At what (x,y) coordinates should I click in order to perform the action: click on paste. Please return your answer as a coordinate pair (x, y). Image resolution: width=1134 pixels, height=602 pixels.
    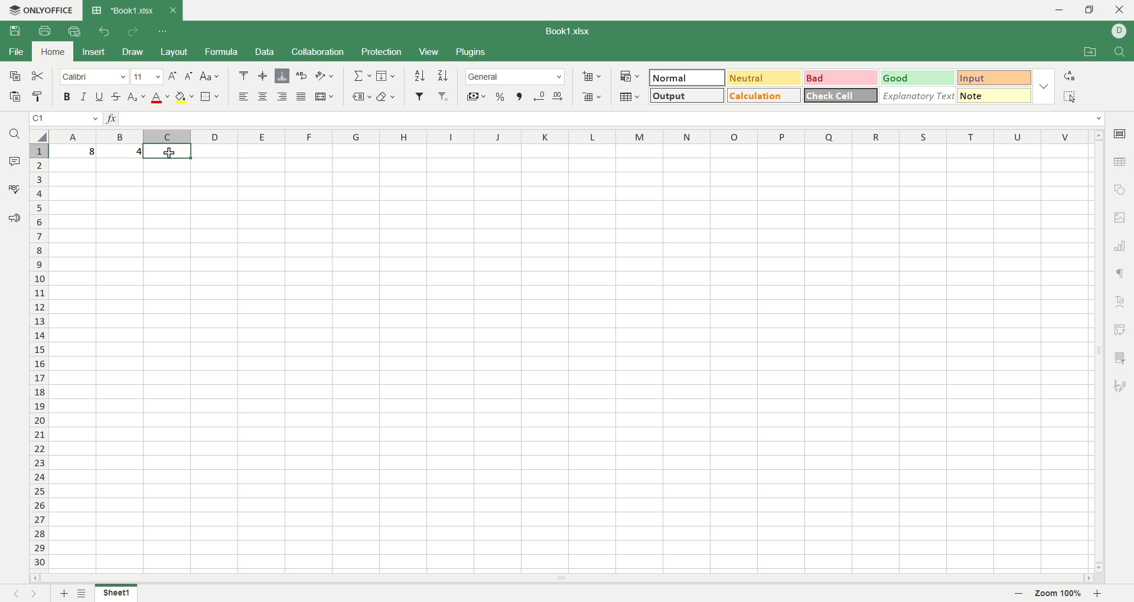
    Looking at the image, I should click on (15, 96).